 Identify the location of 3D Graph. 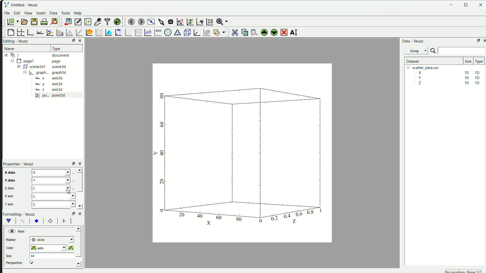
(196, 32).